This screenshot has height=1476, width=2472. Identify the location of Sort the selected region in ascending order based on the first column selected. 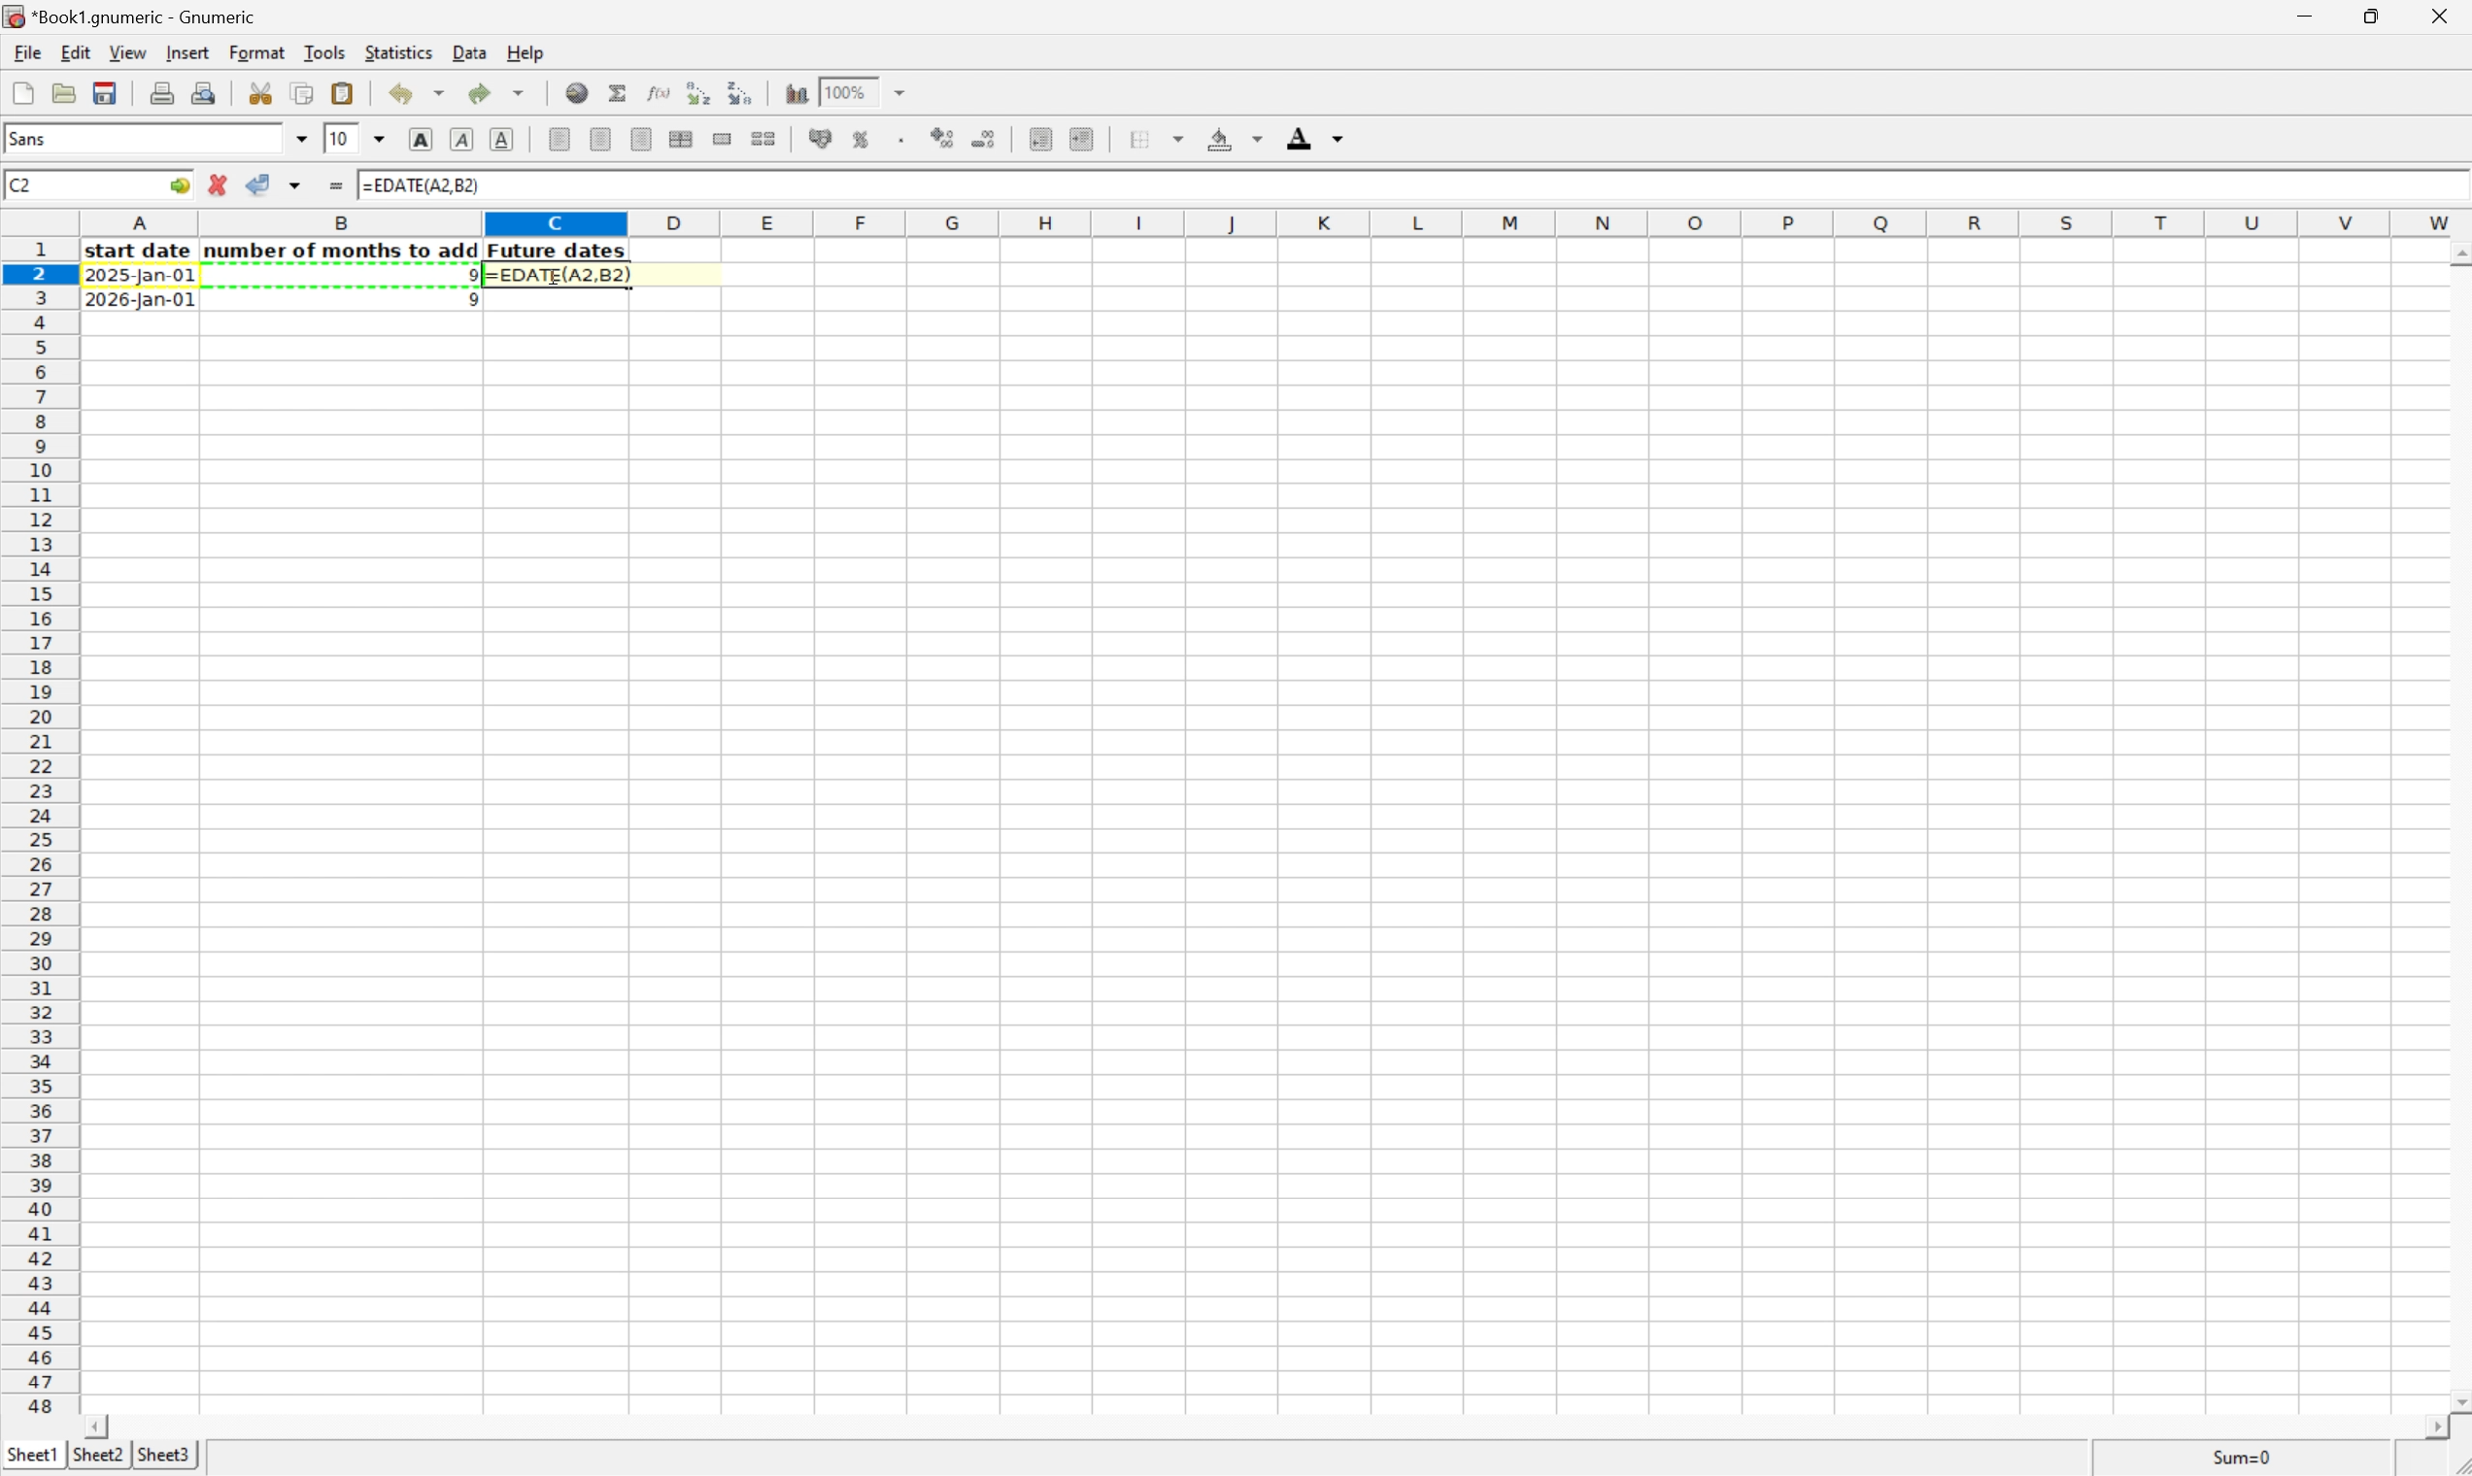
(697, 91).